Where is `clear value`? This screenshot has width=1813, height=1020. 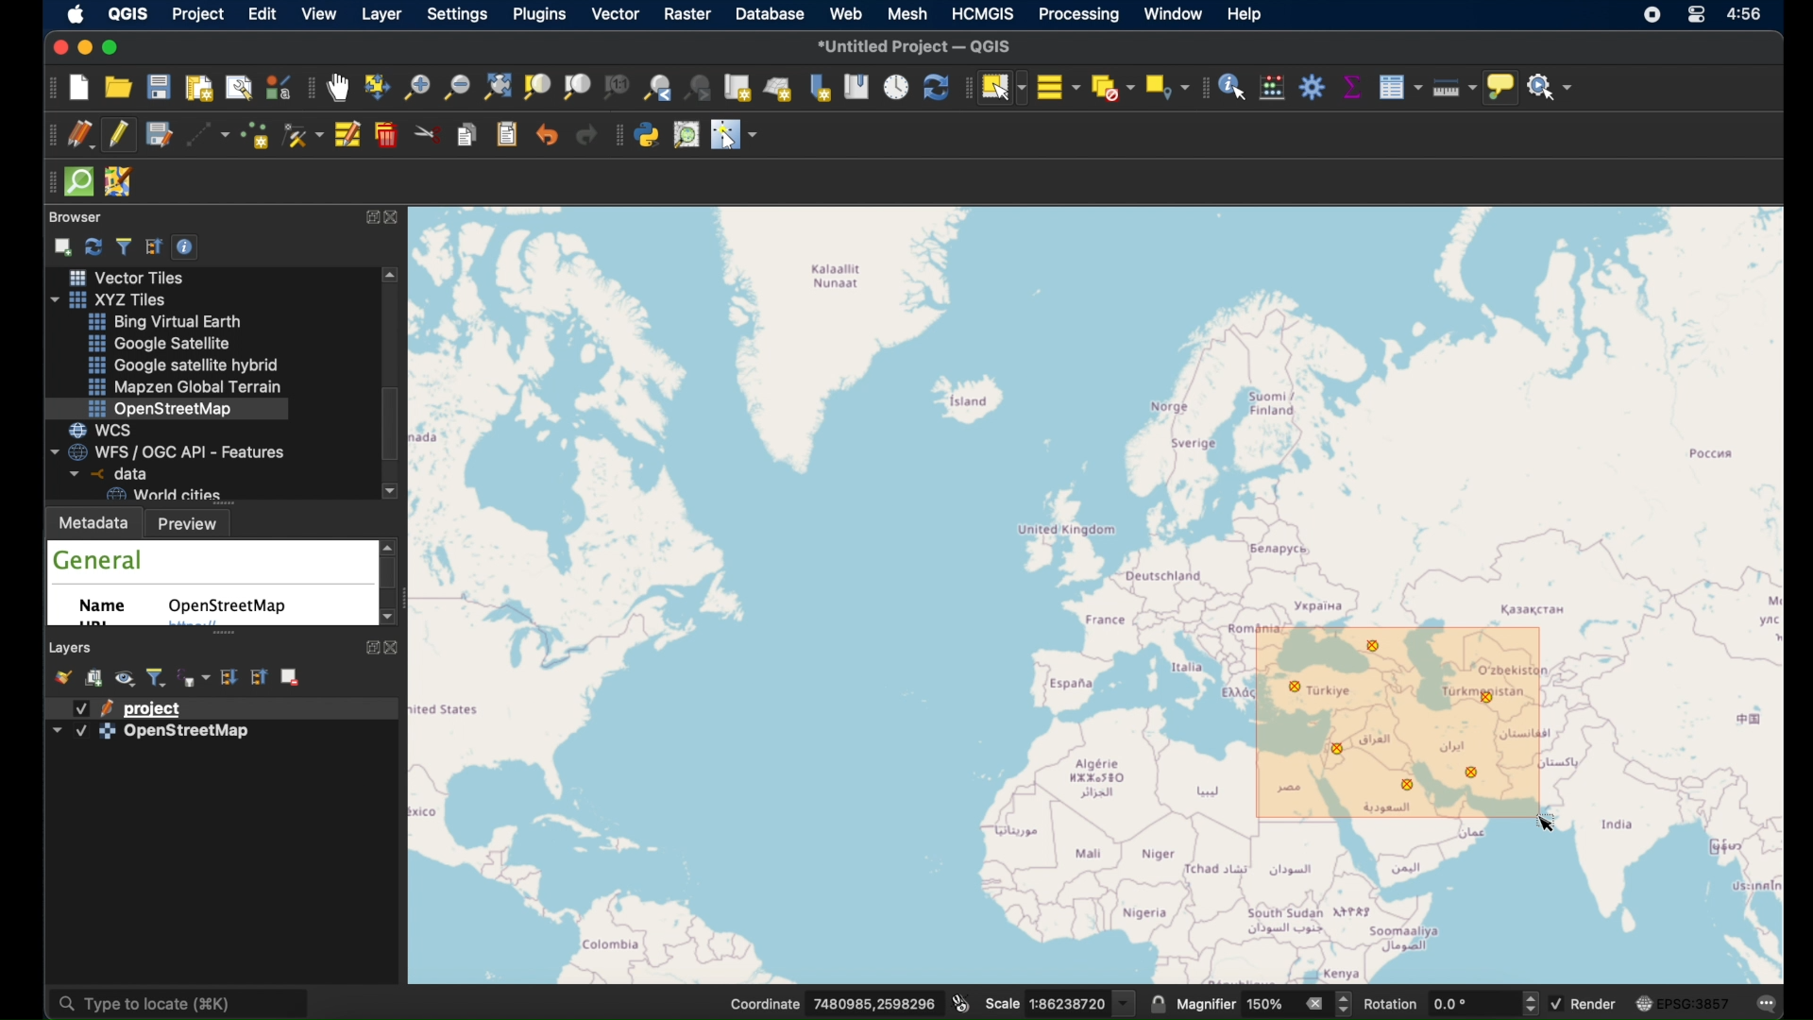 clear value is located at coordinates (1313, 1002).